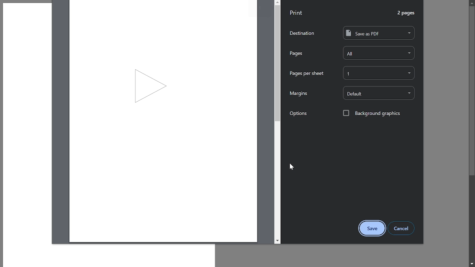 This screenshot has width=475, height=267. I want to click on pages to save options, so click(379, 53).